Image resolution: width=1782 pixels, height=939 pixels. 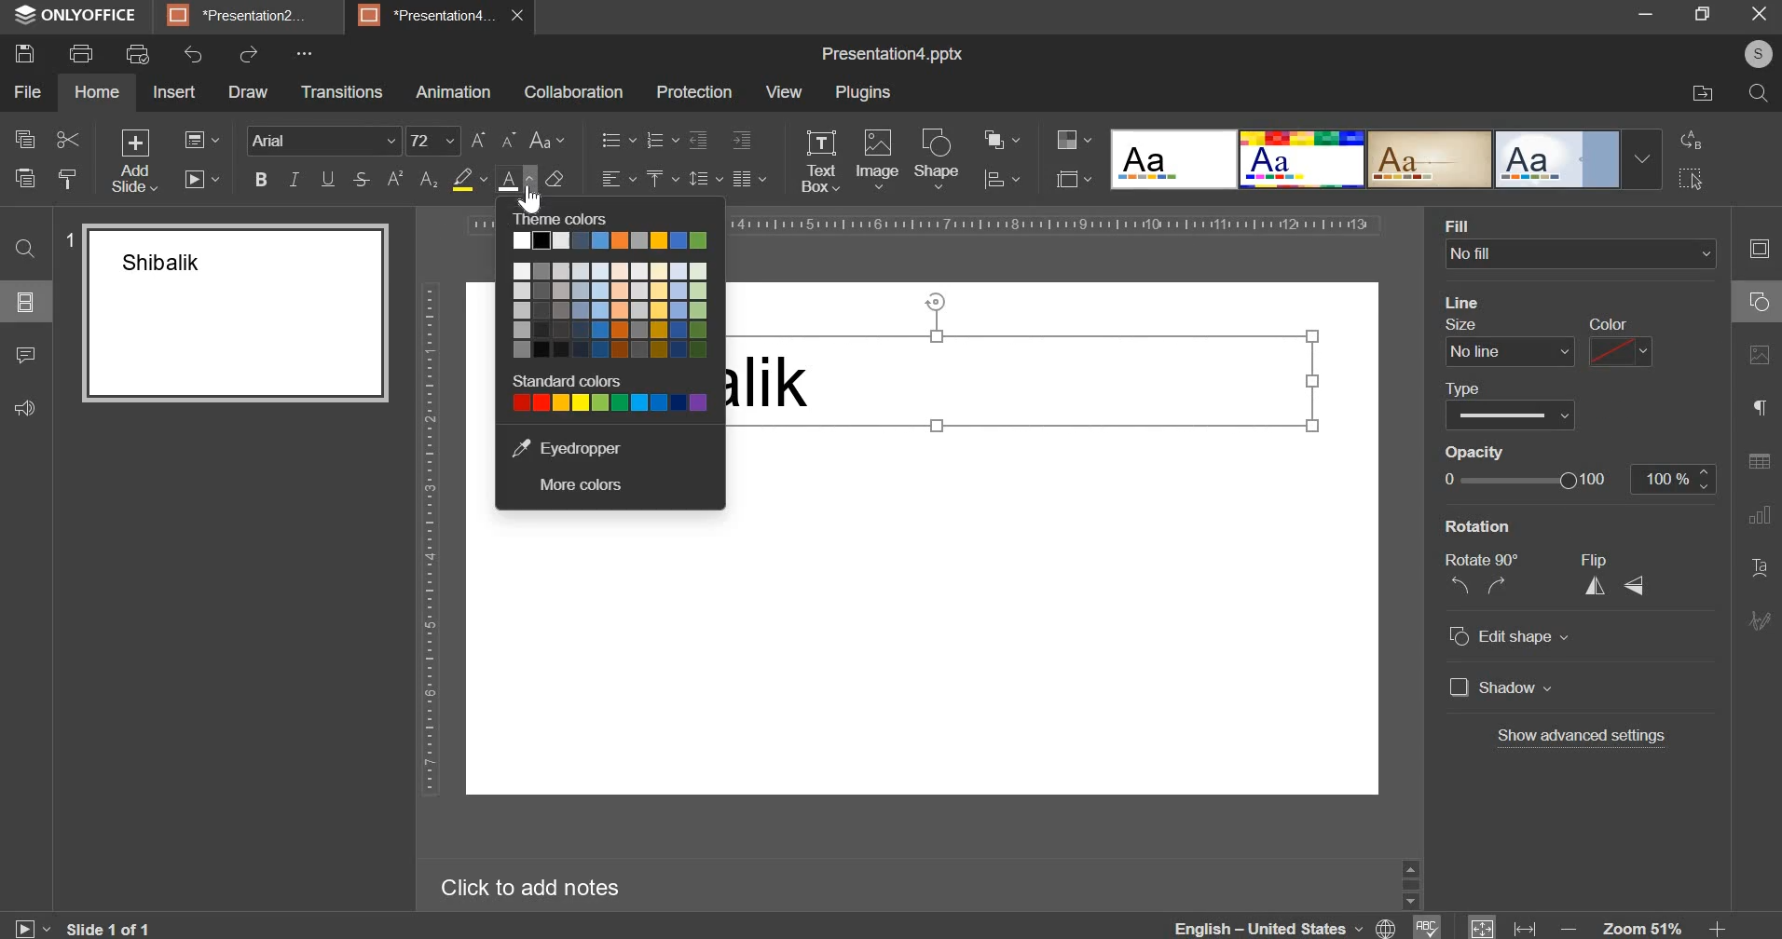 What do you see at coordinates (1757, 625) in the screenshot?
I see `` at bounding box center [1757, 625].